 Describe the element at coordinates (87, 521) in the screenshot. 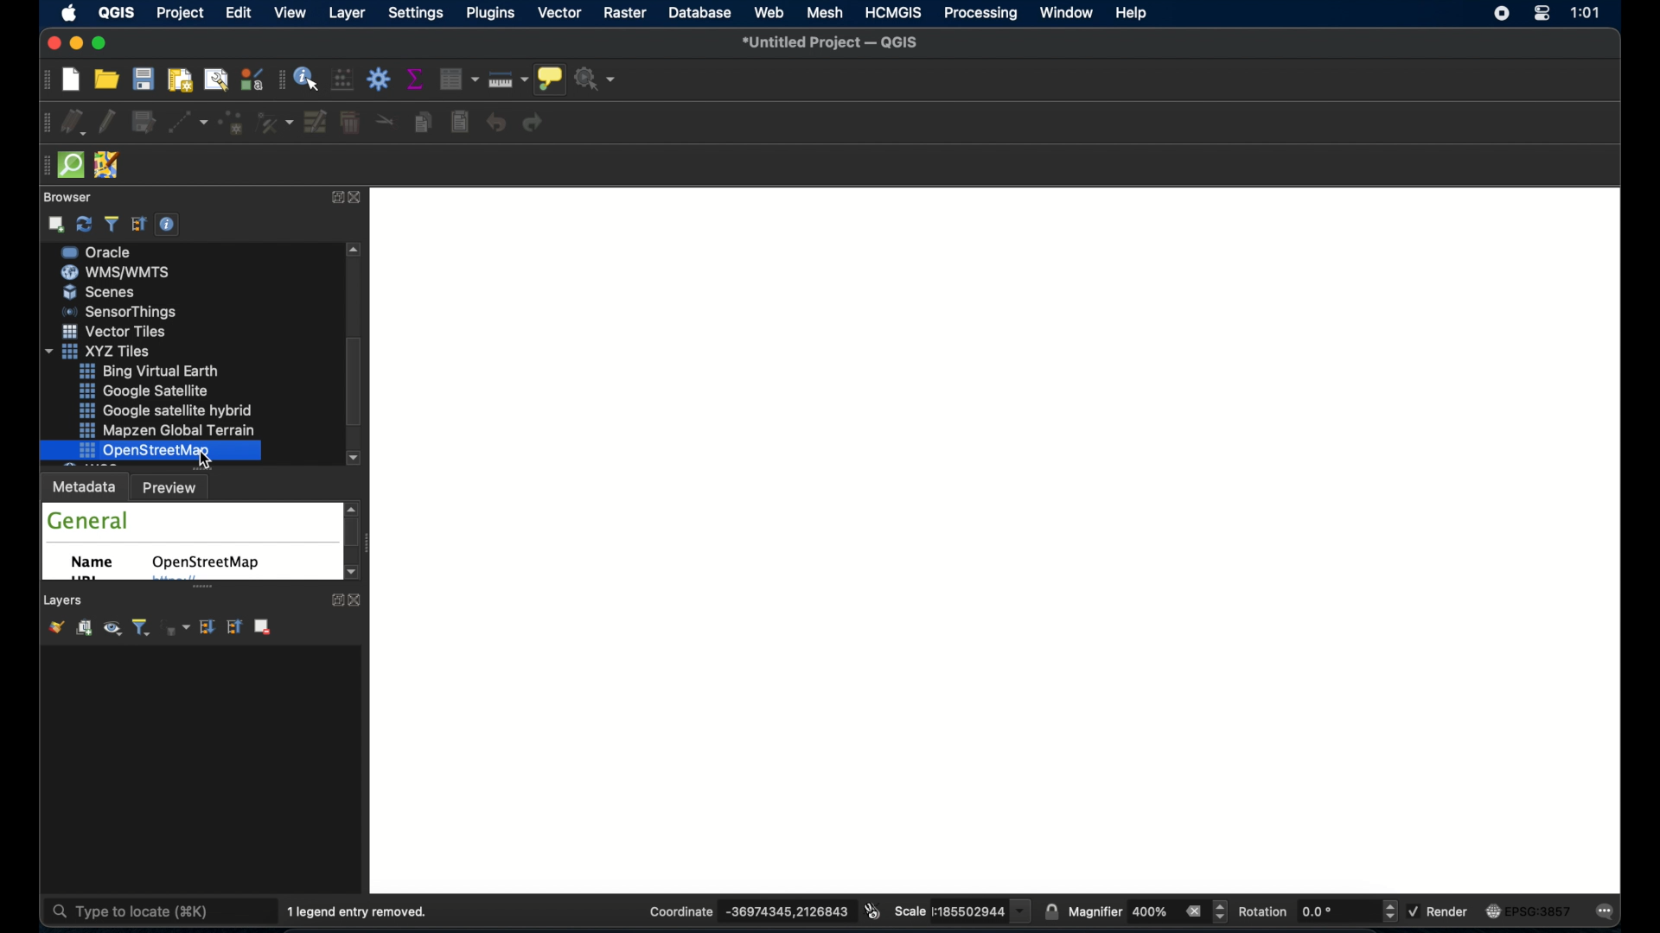

I see `general` at that location.